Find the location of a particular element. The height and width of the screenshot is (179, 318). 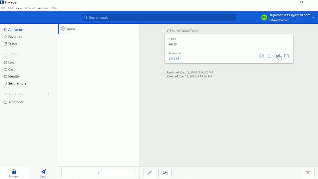

Help is located at coordinates (54, 8).